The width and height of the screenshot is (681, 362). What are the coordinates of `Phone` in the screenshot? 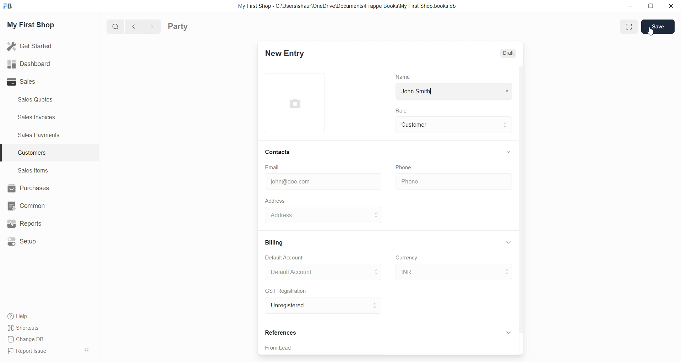 It's located at (405, 166).